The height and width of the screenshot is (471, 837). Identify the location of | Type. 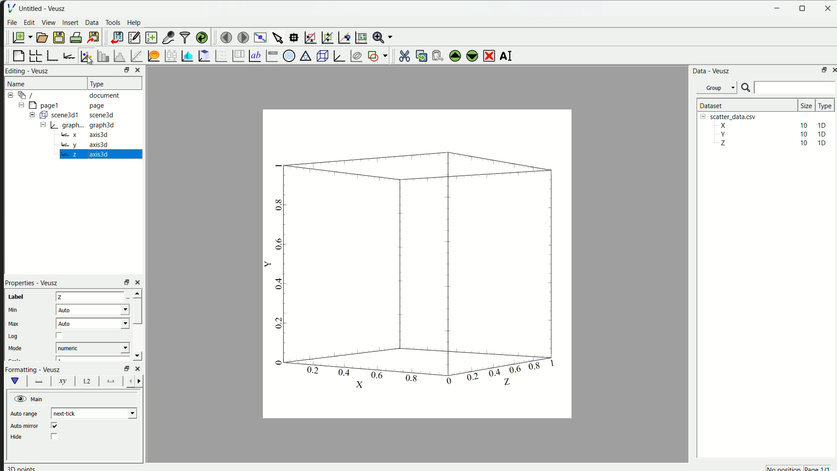
(99, 83).